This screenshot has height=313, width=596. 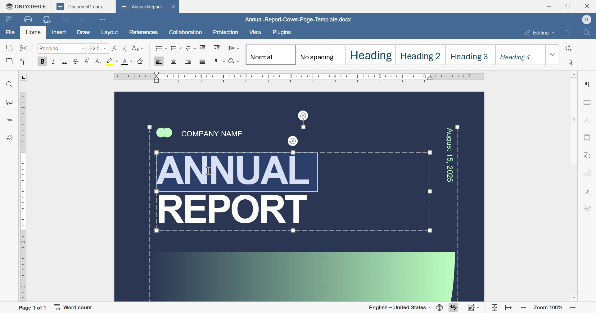 What do you see at coordinates (573, 124) in the screenshot?
I see `scroll bar` at bounding box center [573, 124].